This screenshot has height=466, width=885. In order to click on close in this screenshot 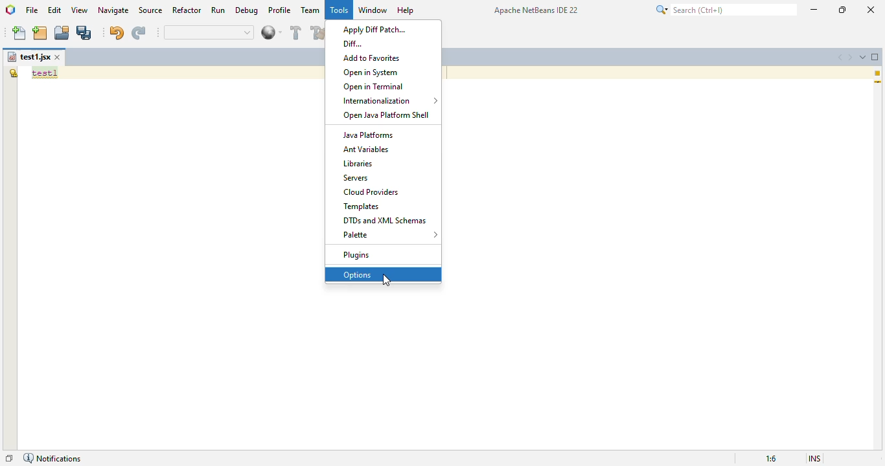, I will do `click(870, 9)`.